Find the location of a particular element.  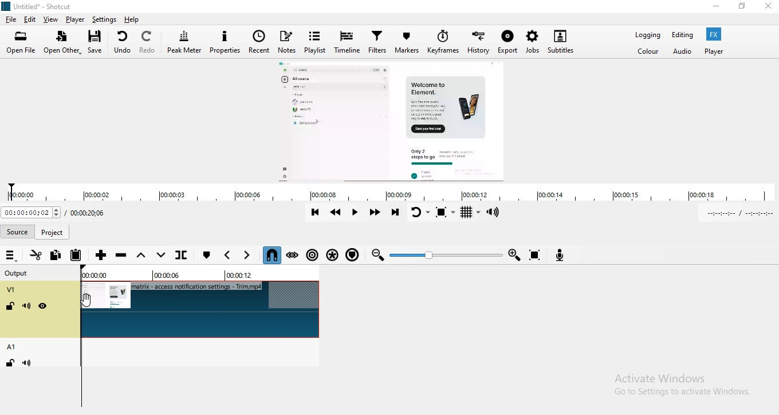

create/edit marker is located at coordinates (207, 254).